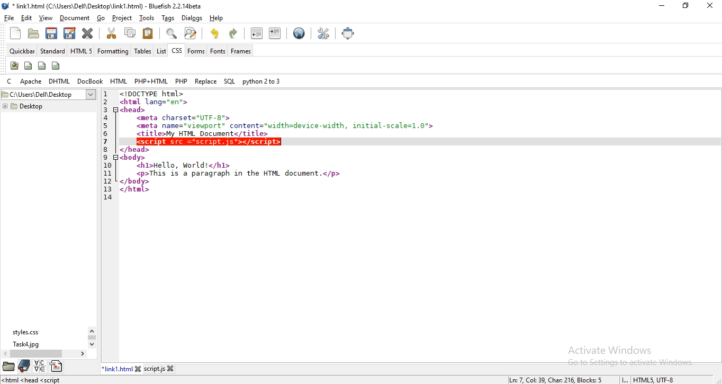 The height and width of the screenshot is (384, 722). Describe the element at coordinates (240, 51) in the screenshot. I see `frames` at that location.